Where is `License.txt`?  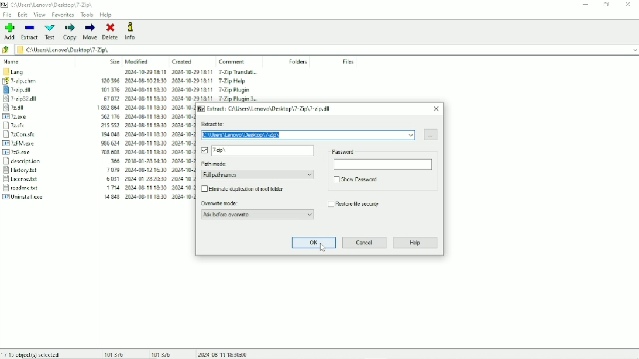
License.txt is located at coordinates (34, 179).